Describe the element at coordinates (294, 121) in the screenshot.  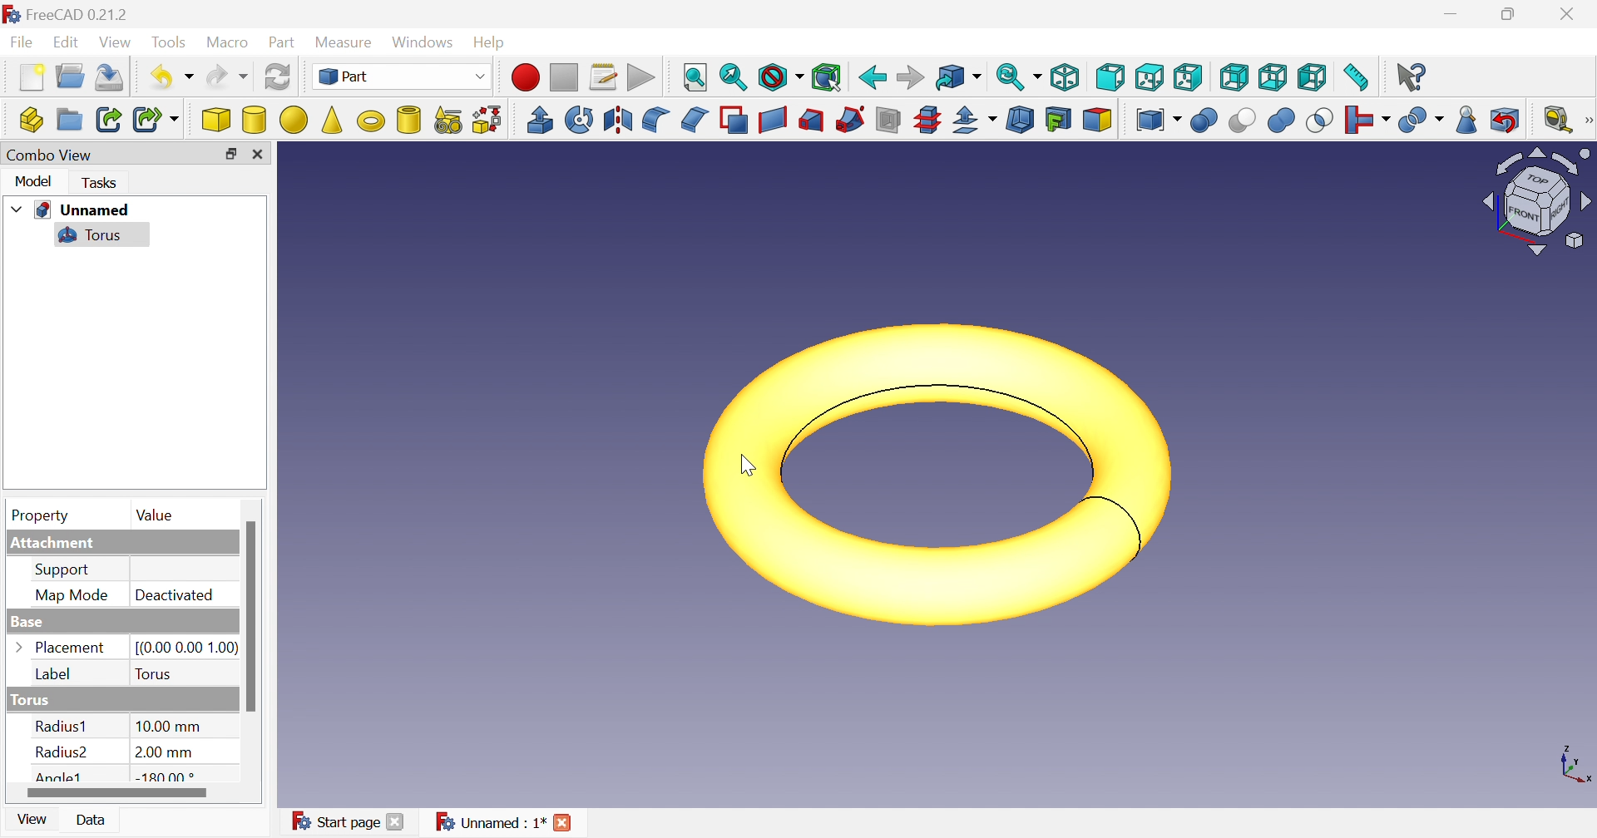
I see `Sphere` at that location.